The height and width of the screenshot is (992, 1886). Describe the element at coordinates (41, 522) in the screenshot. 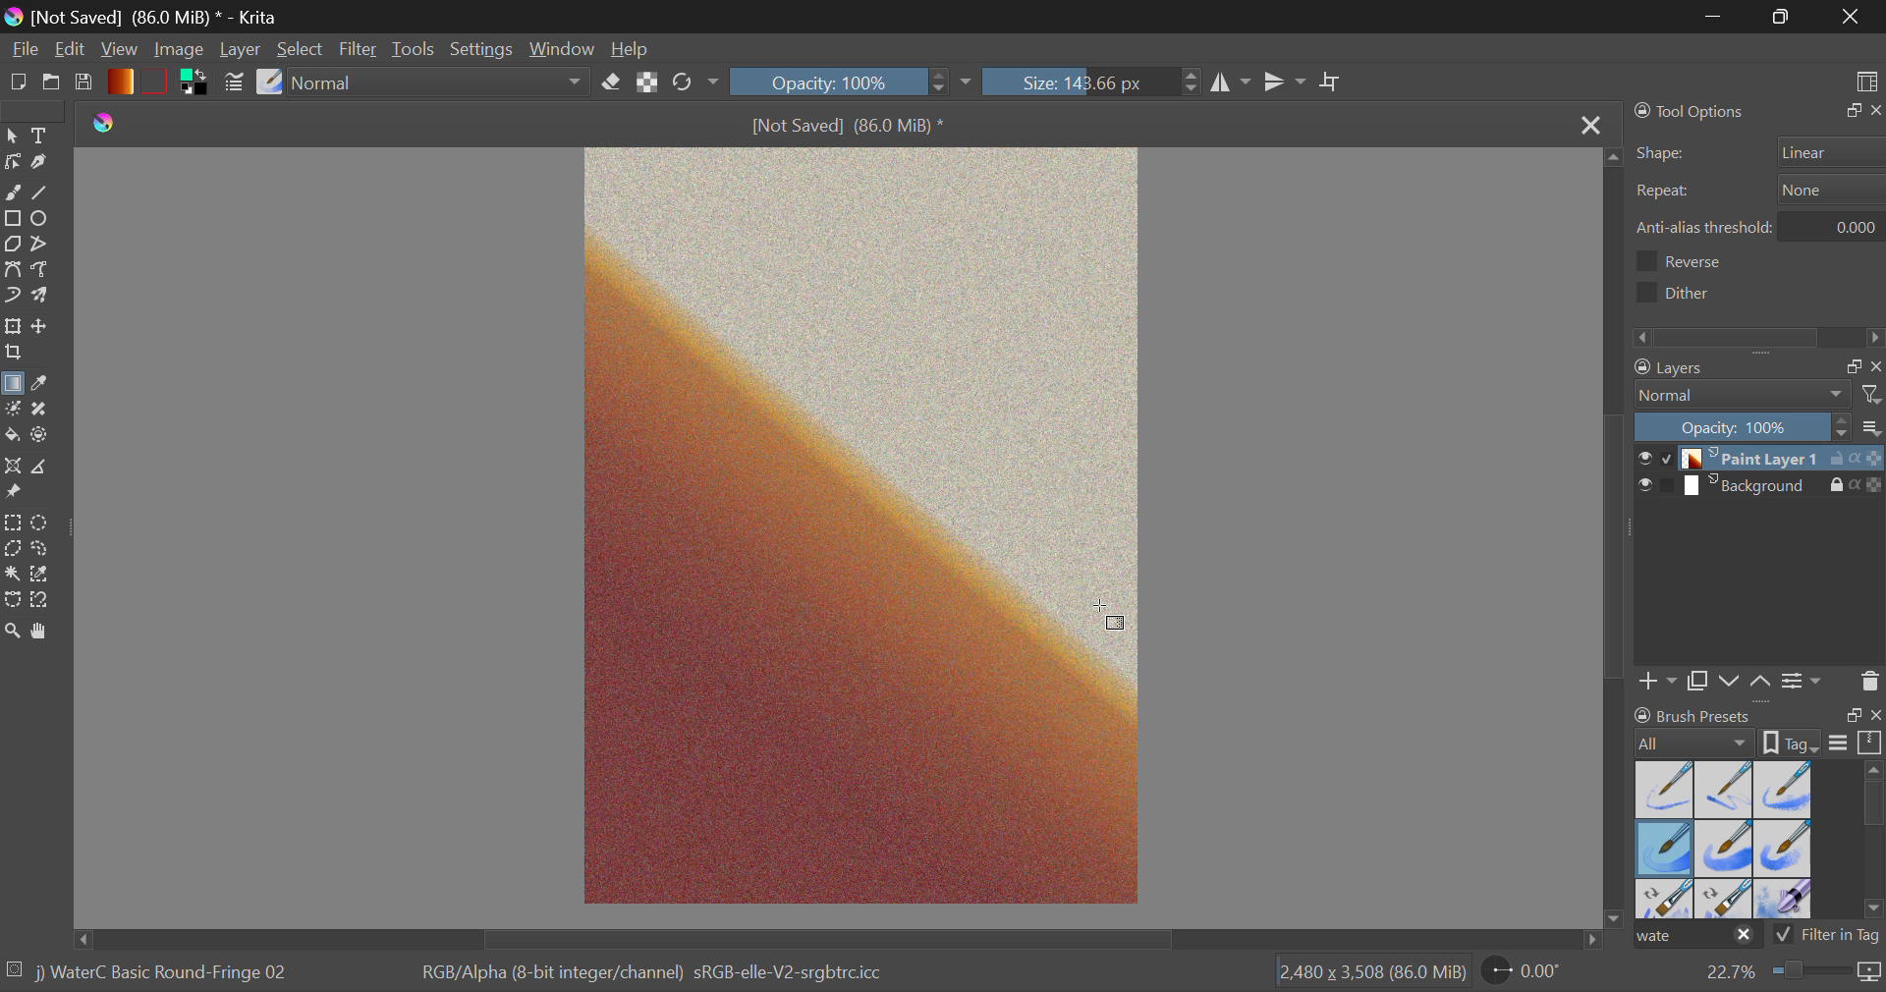

I see `Circular Selection` at that location.